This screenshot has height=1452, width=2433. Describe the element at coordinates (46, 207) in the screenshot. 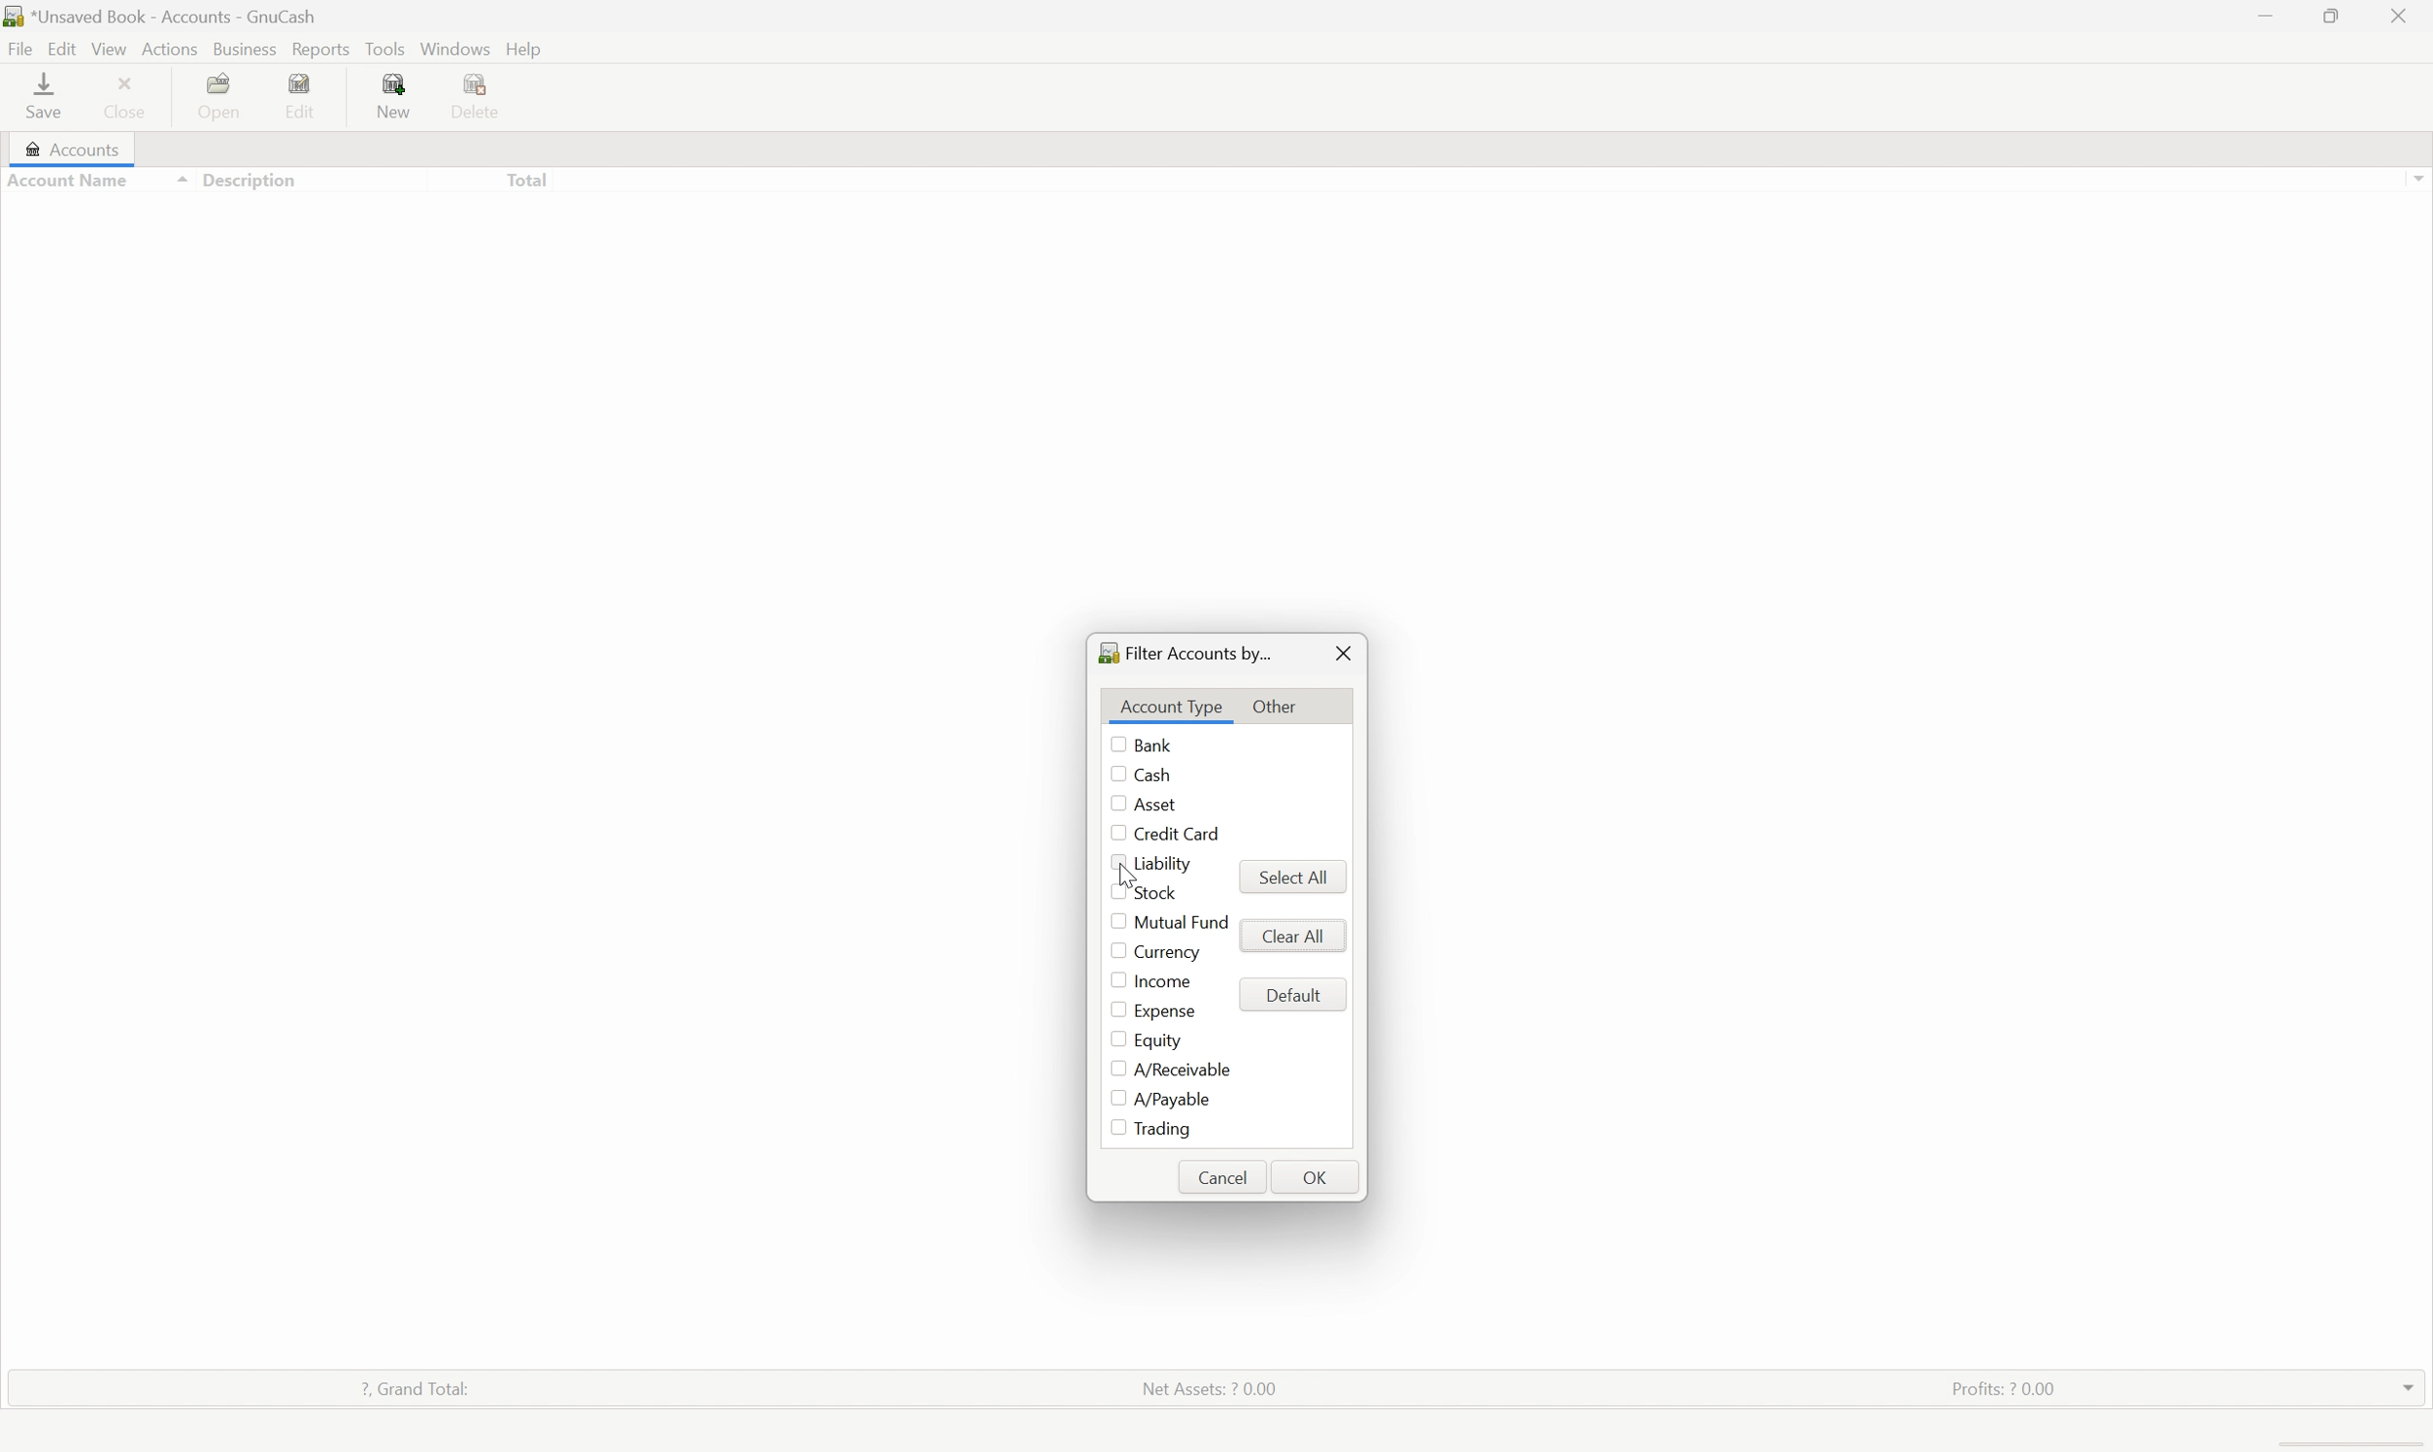

I see `Assets` at that location.